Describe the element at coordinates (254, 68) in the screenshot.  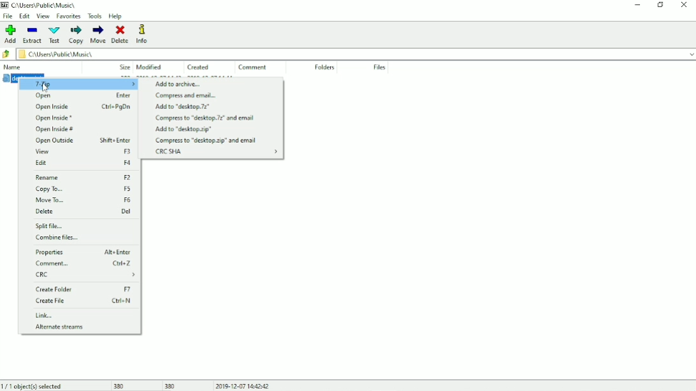
I see `Comment` at that location.